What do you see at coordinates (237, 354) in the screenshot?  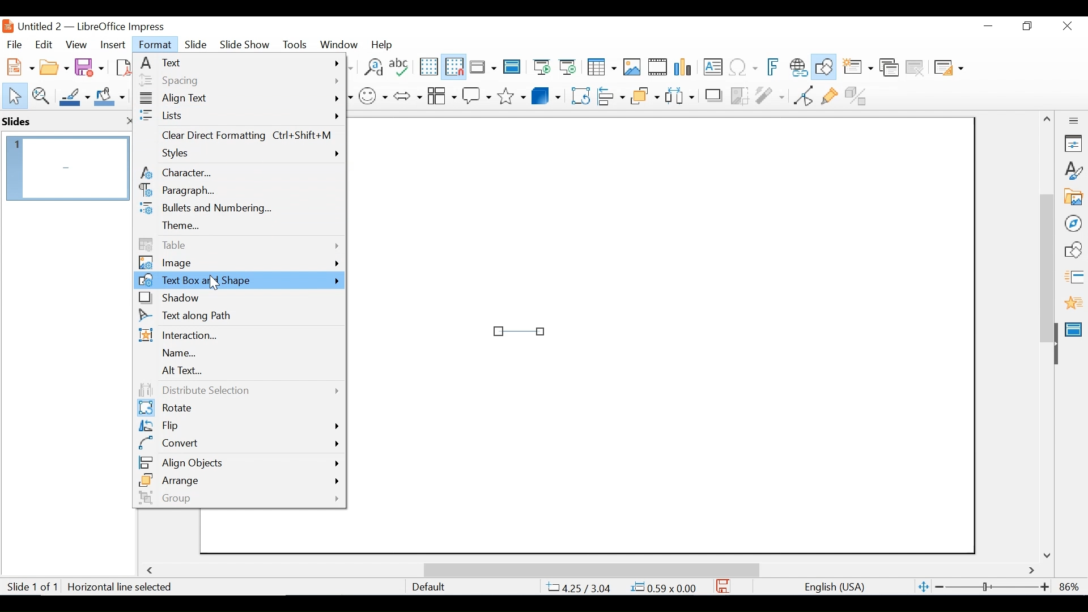 I see `Name` at bounding box center [237, 354].